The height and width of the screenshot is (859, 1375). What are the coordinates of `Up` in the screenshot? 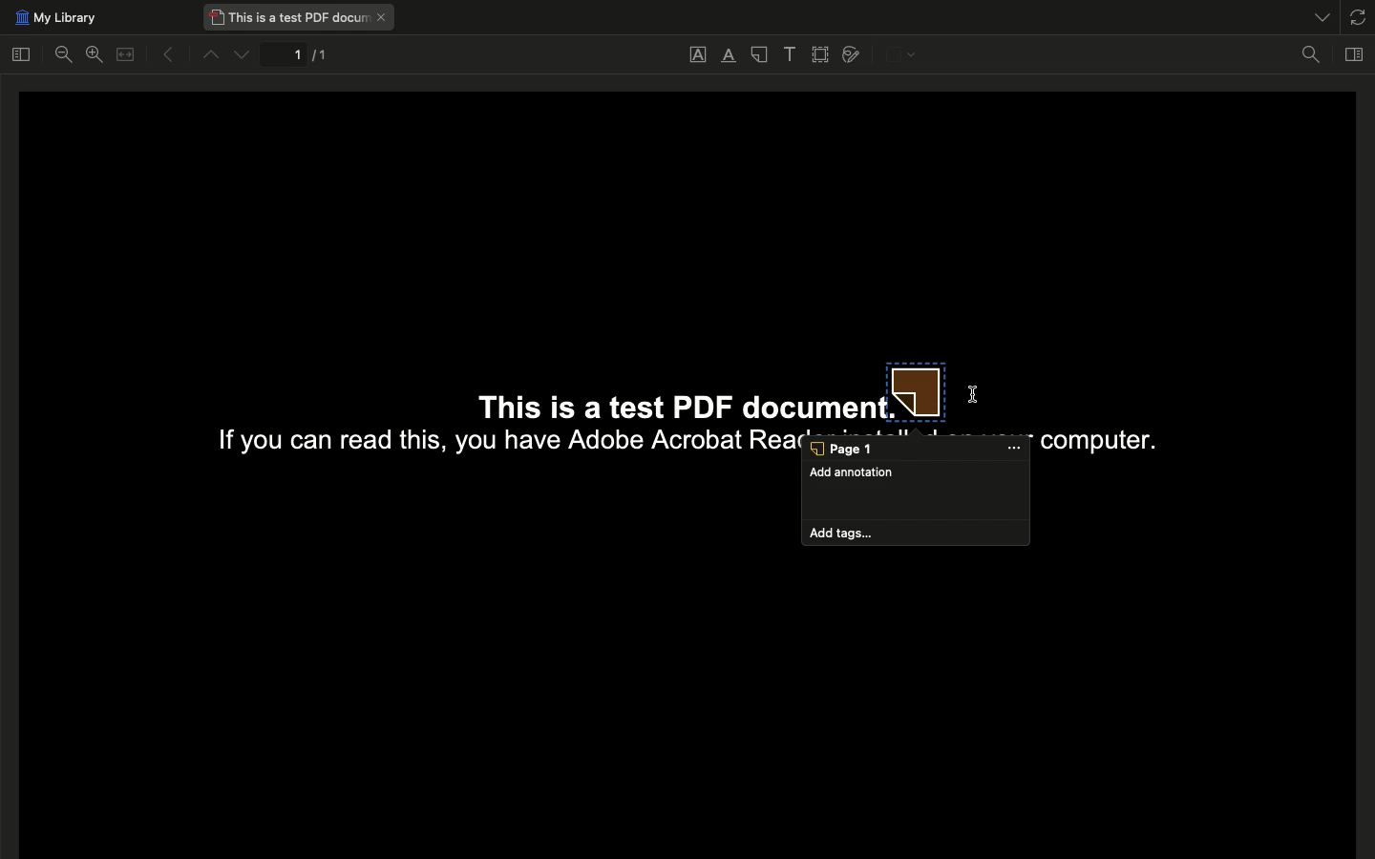 It's located at (209, 56).